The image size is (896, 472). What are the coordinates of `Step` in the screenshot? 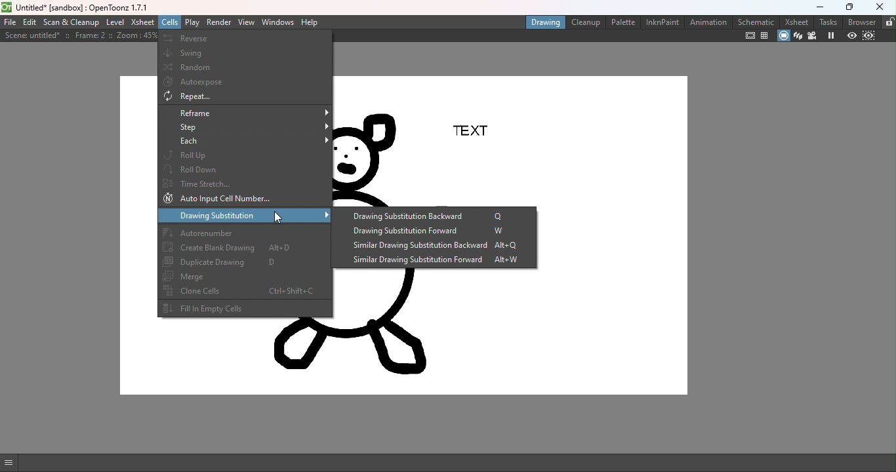 It's located at (245, 127).